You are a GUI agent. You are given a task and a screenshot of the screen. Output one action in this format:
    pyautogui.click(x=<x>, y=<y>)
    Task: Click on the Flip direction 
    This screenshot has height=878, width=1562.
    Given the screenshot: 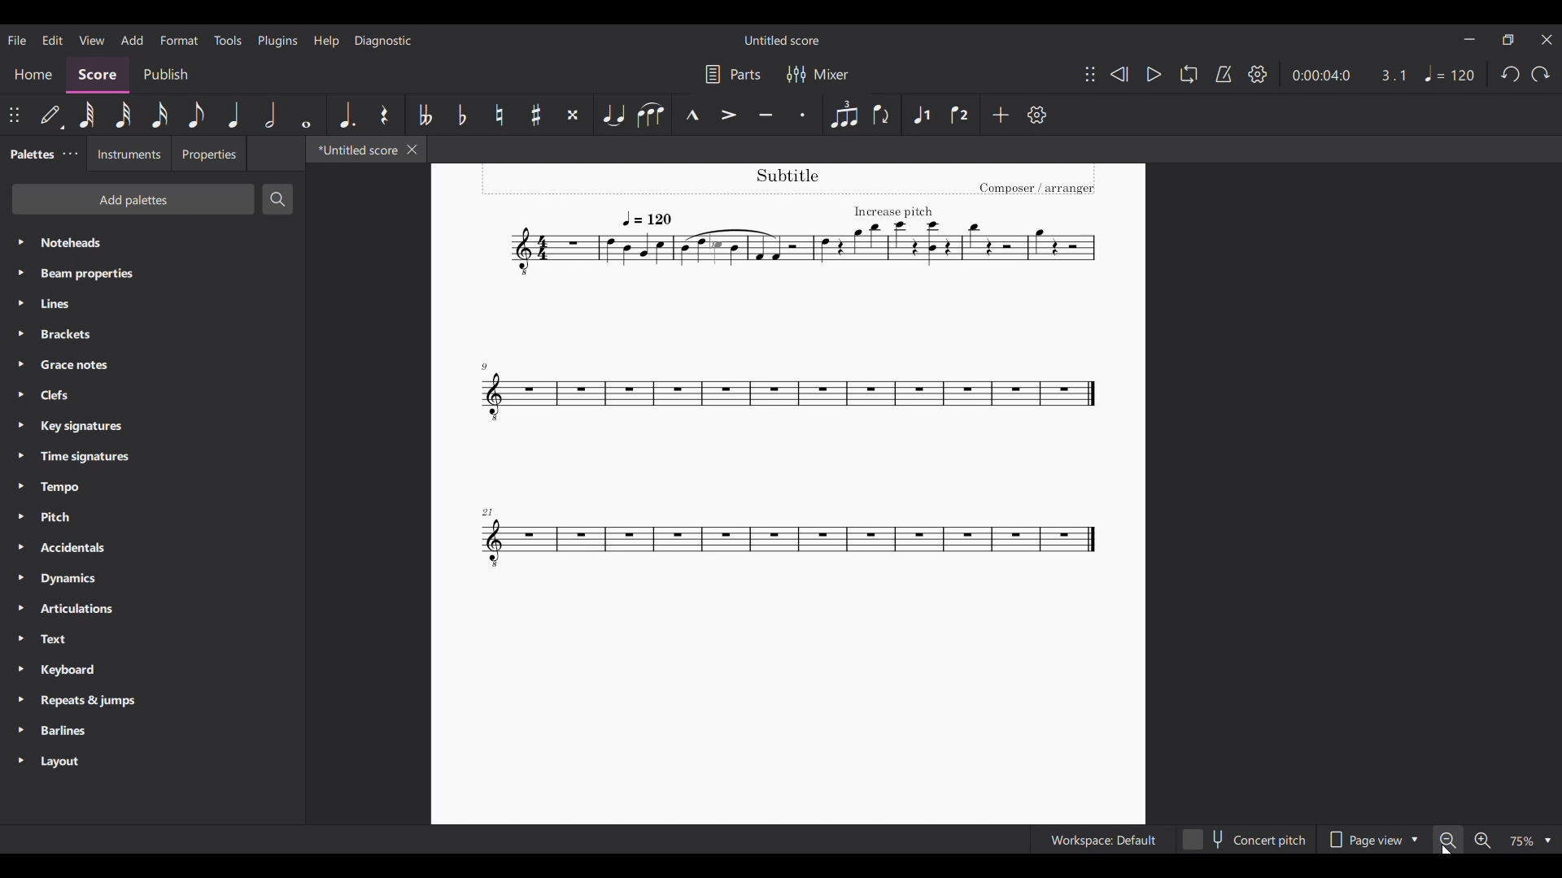 What is the action you would take?
    pyautogui.click(x=882, y=115)
    